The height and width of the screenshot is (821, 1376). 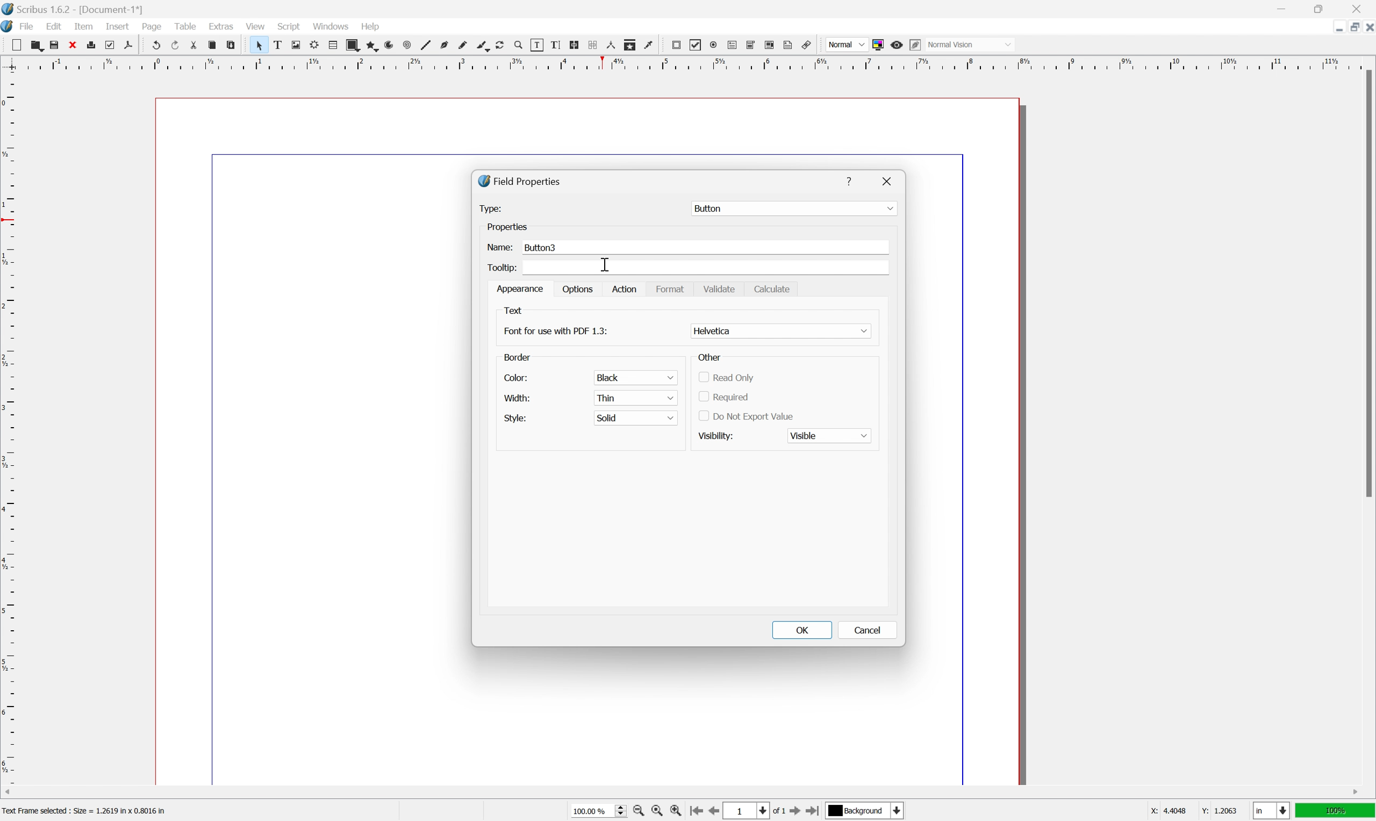 What do you see at coordinates (91, 45) in the screenshot?
I see `print` at bounding box center [91, 45].